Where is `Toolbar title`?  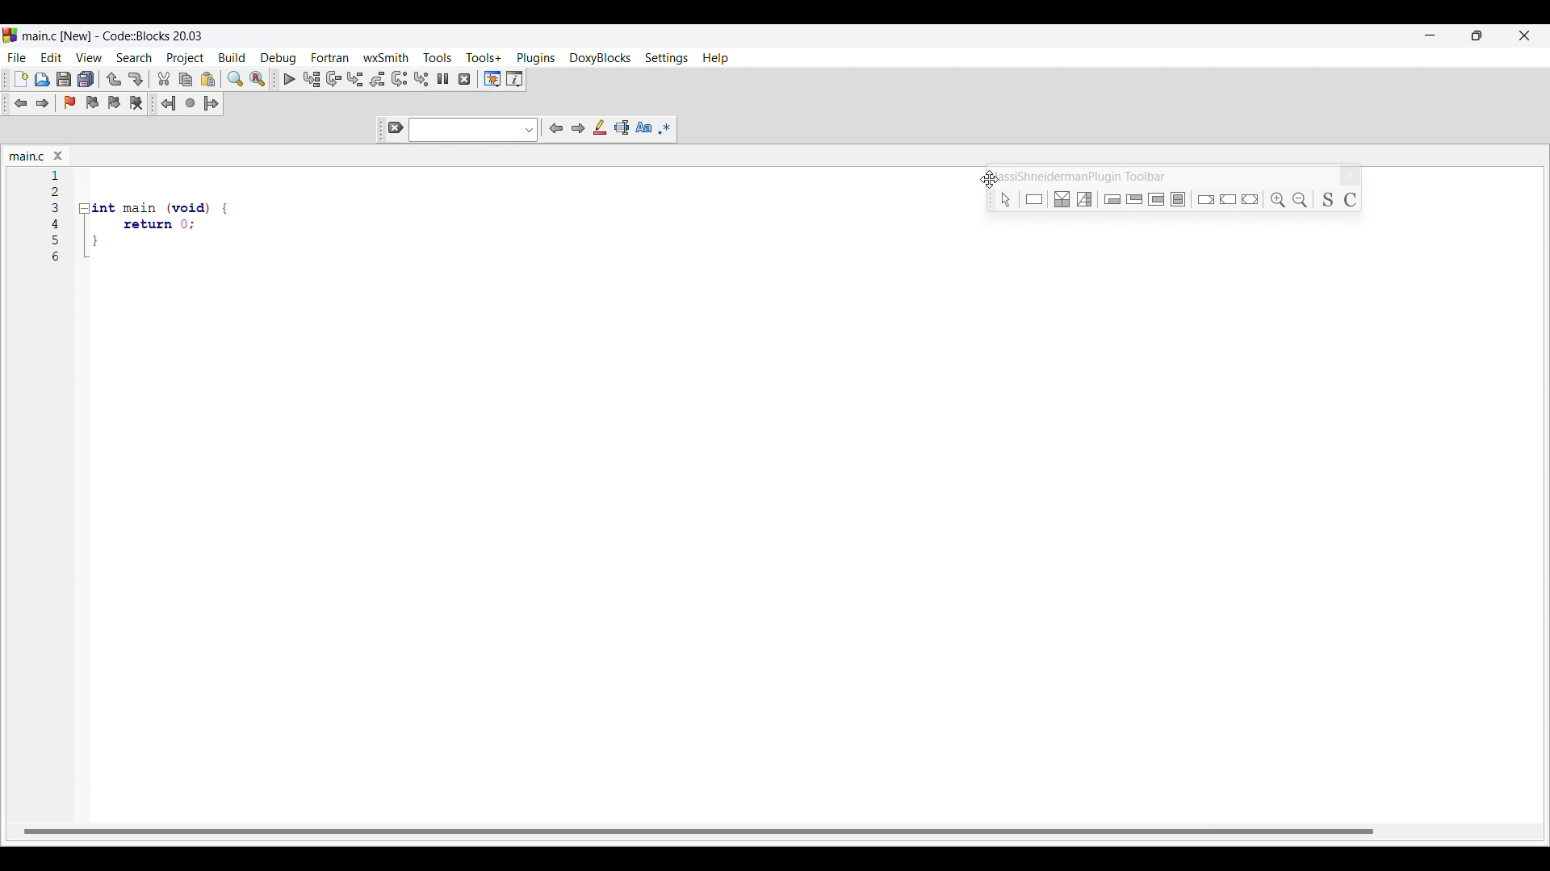 Toolbar title is located at coordinates (1075, 176).